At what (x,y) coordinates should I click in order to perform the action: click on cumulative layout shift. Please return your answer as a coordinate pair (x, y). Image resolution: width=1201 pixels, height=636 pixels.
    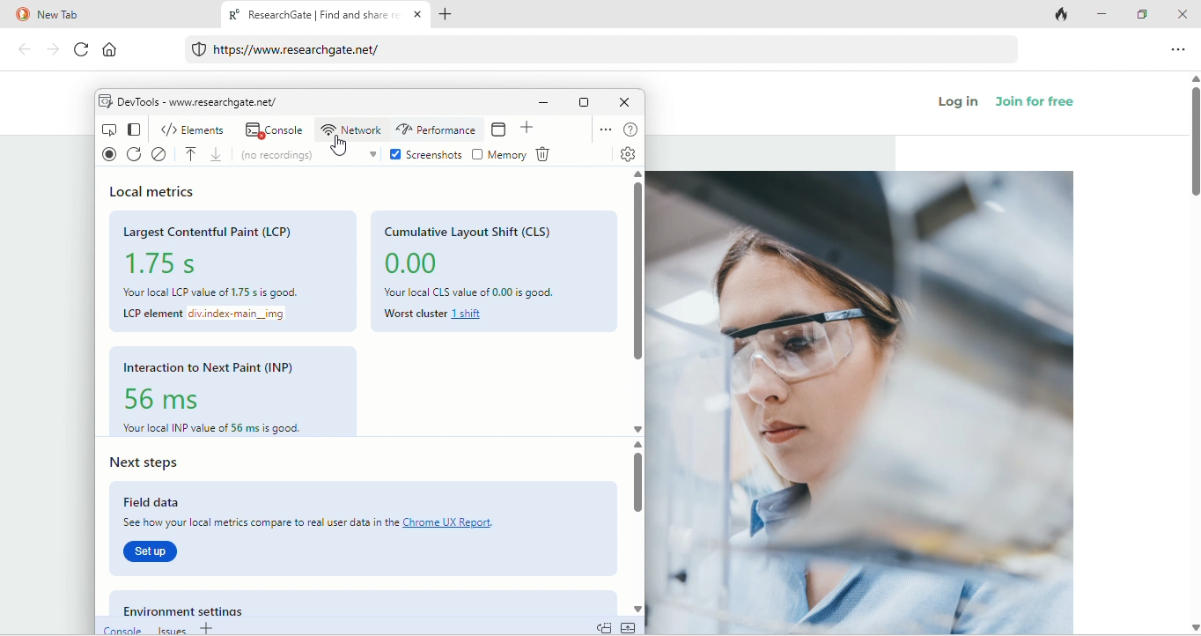
    Looking at the image, I should click on (470, 229).